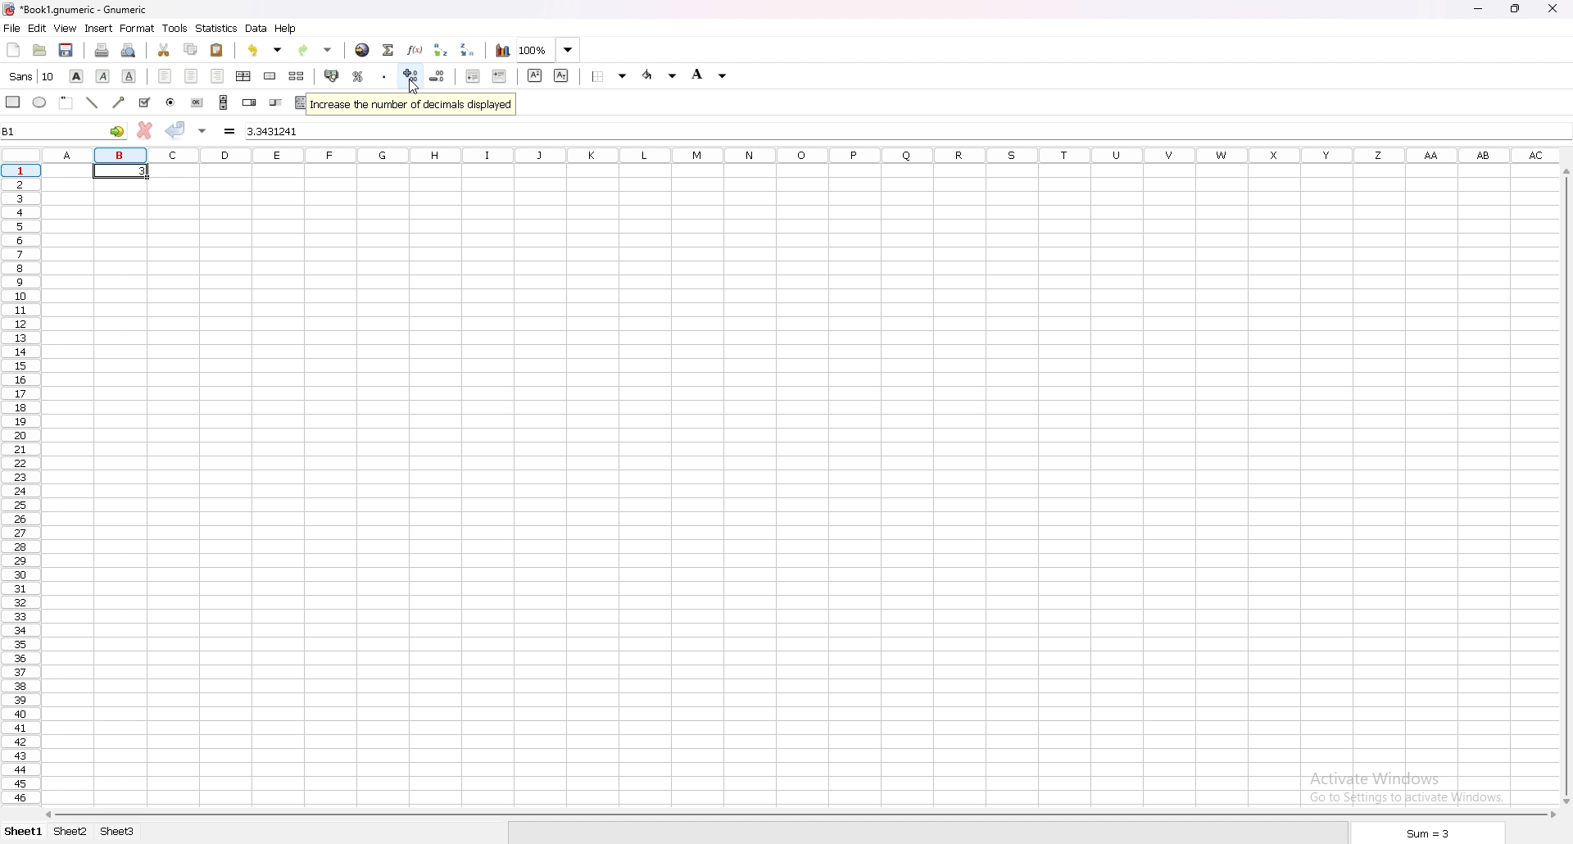  I want to click on rectangle, so click(13, 102).